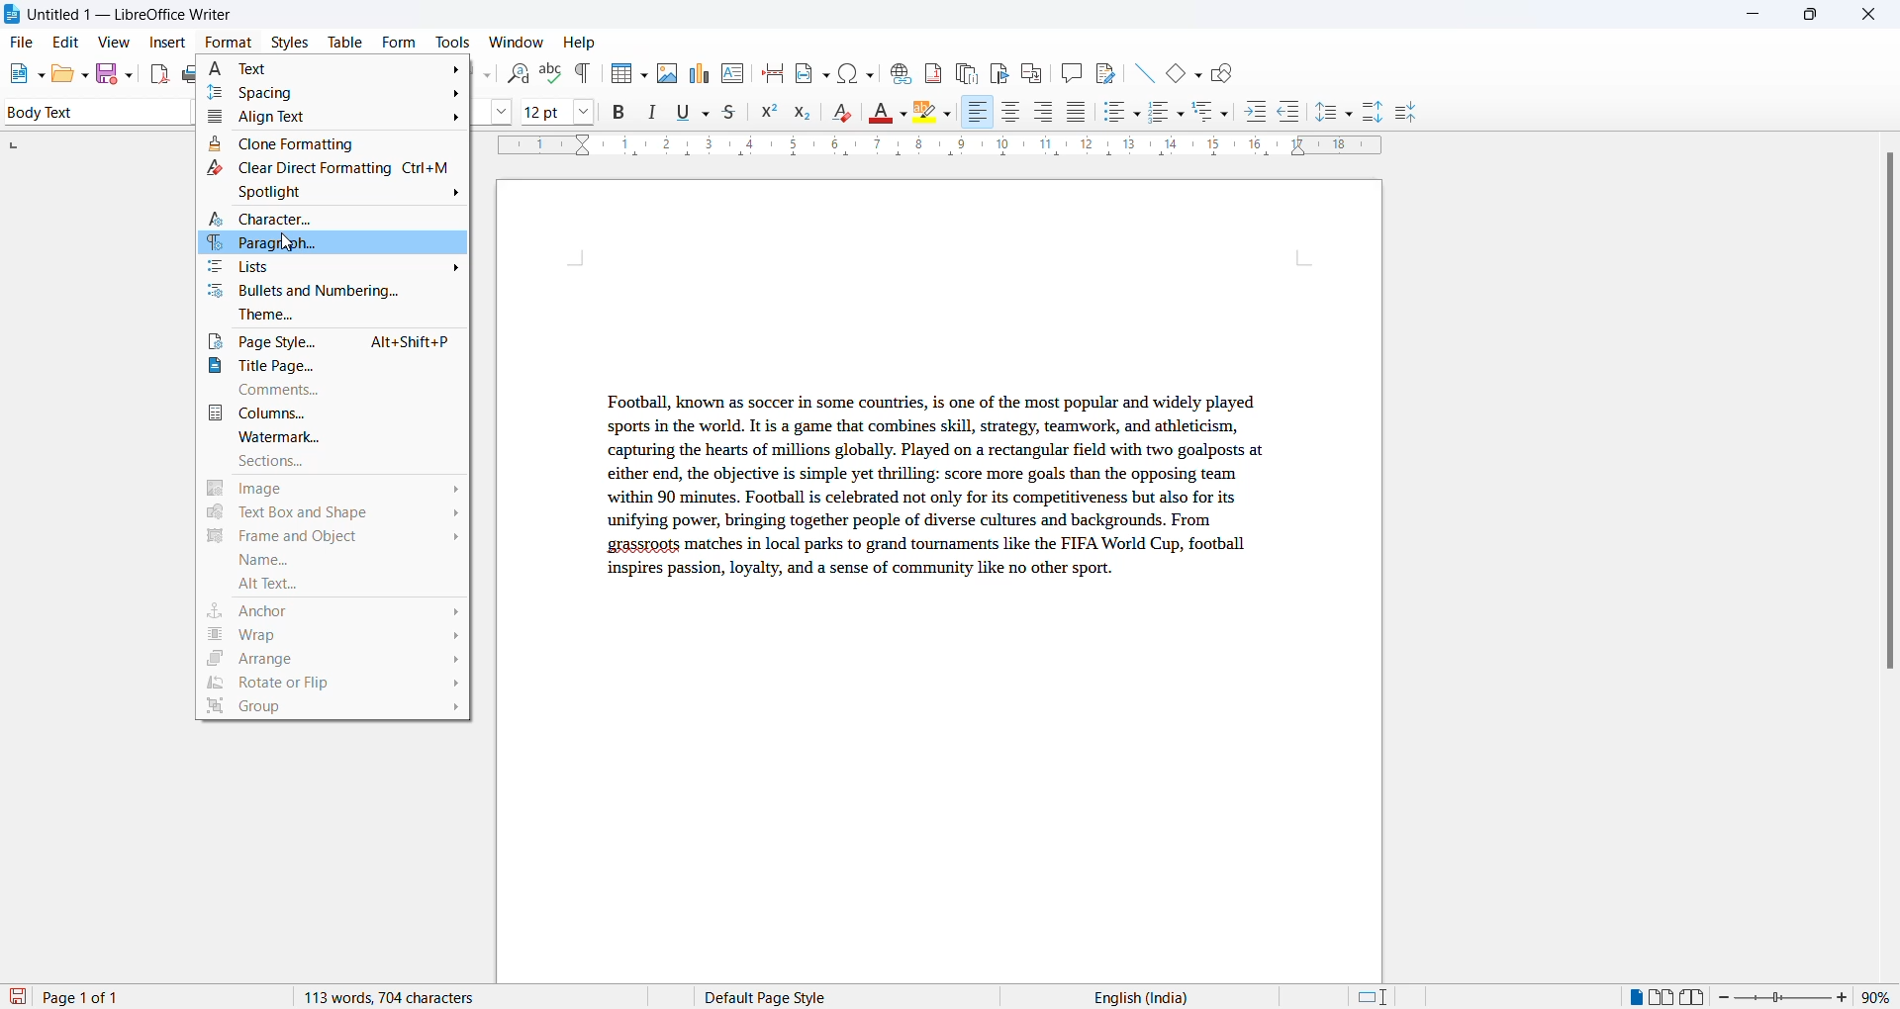  What do you see at coordinates (337, 65) in the screenshot?
I see `text` at bounding box center [337, 65].